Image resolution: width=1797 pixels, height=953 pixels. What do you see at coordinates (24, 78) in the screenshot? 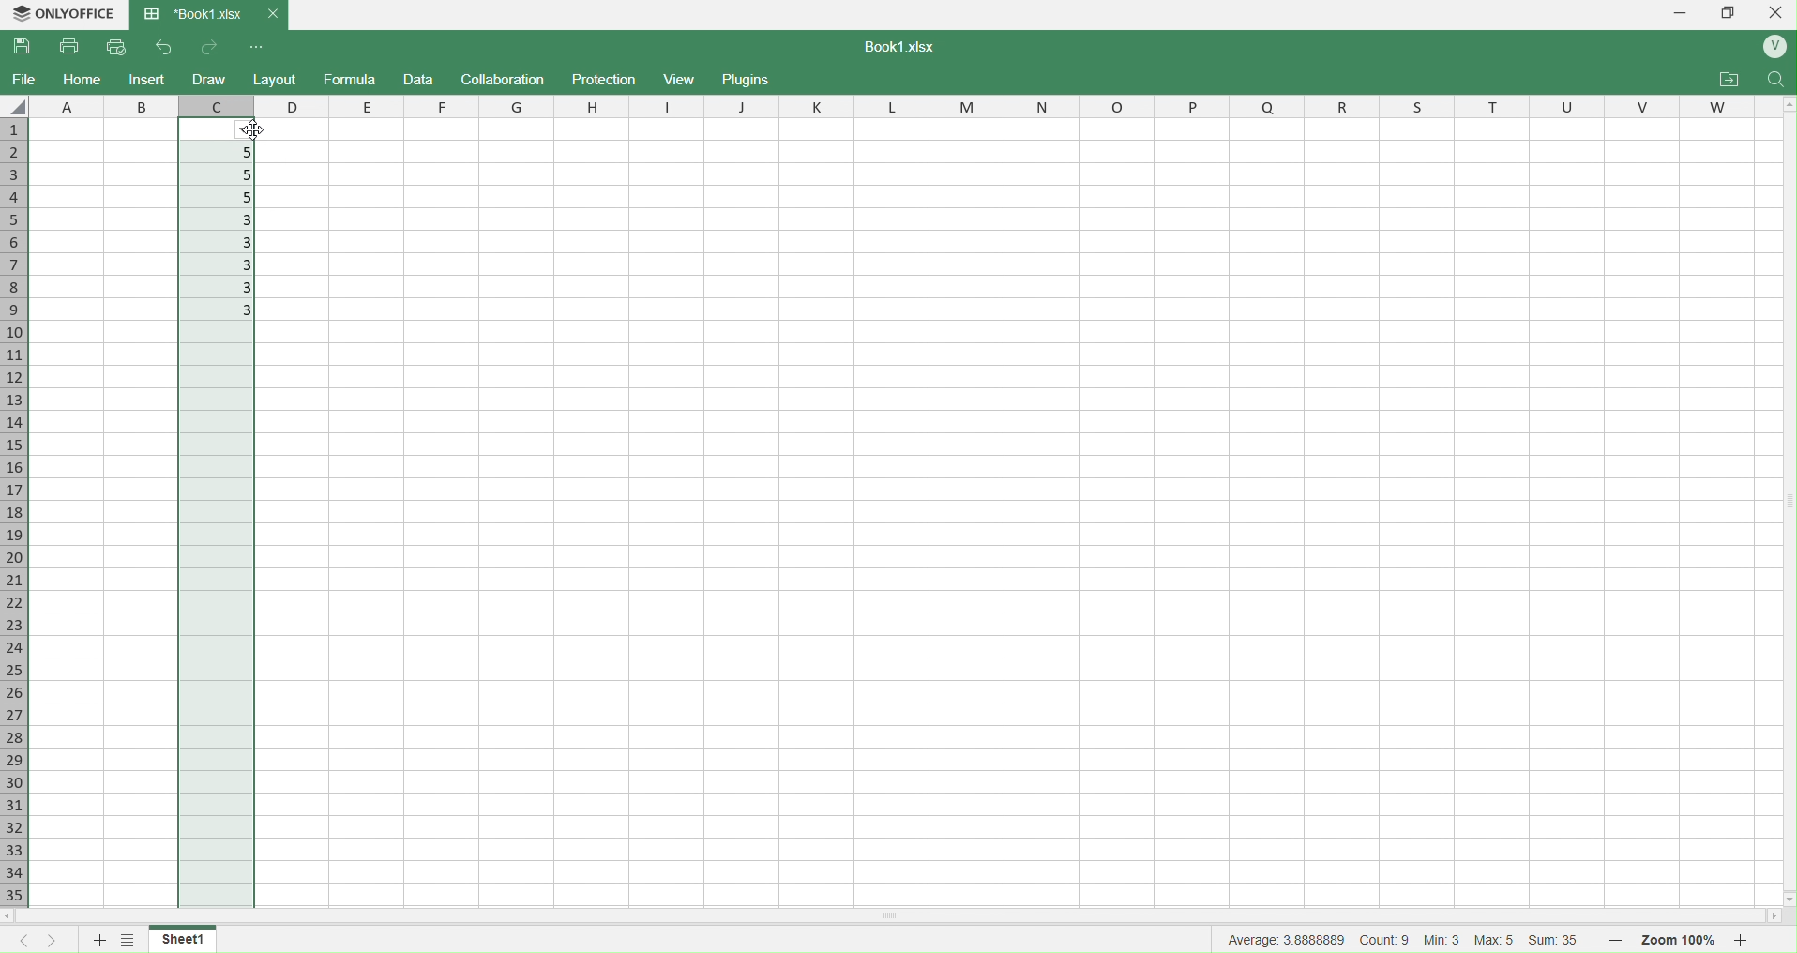
I see `File` at bounding box center [24, 78].